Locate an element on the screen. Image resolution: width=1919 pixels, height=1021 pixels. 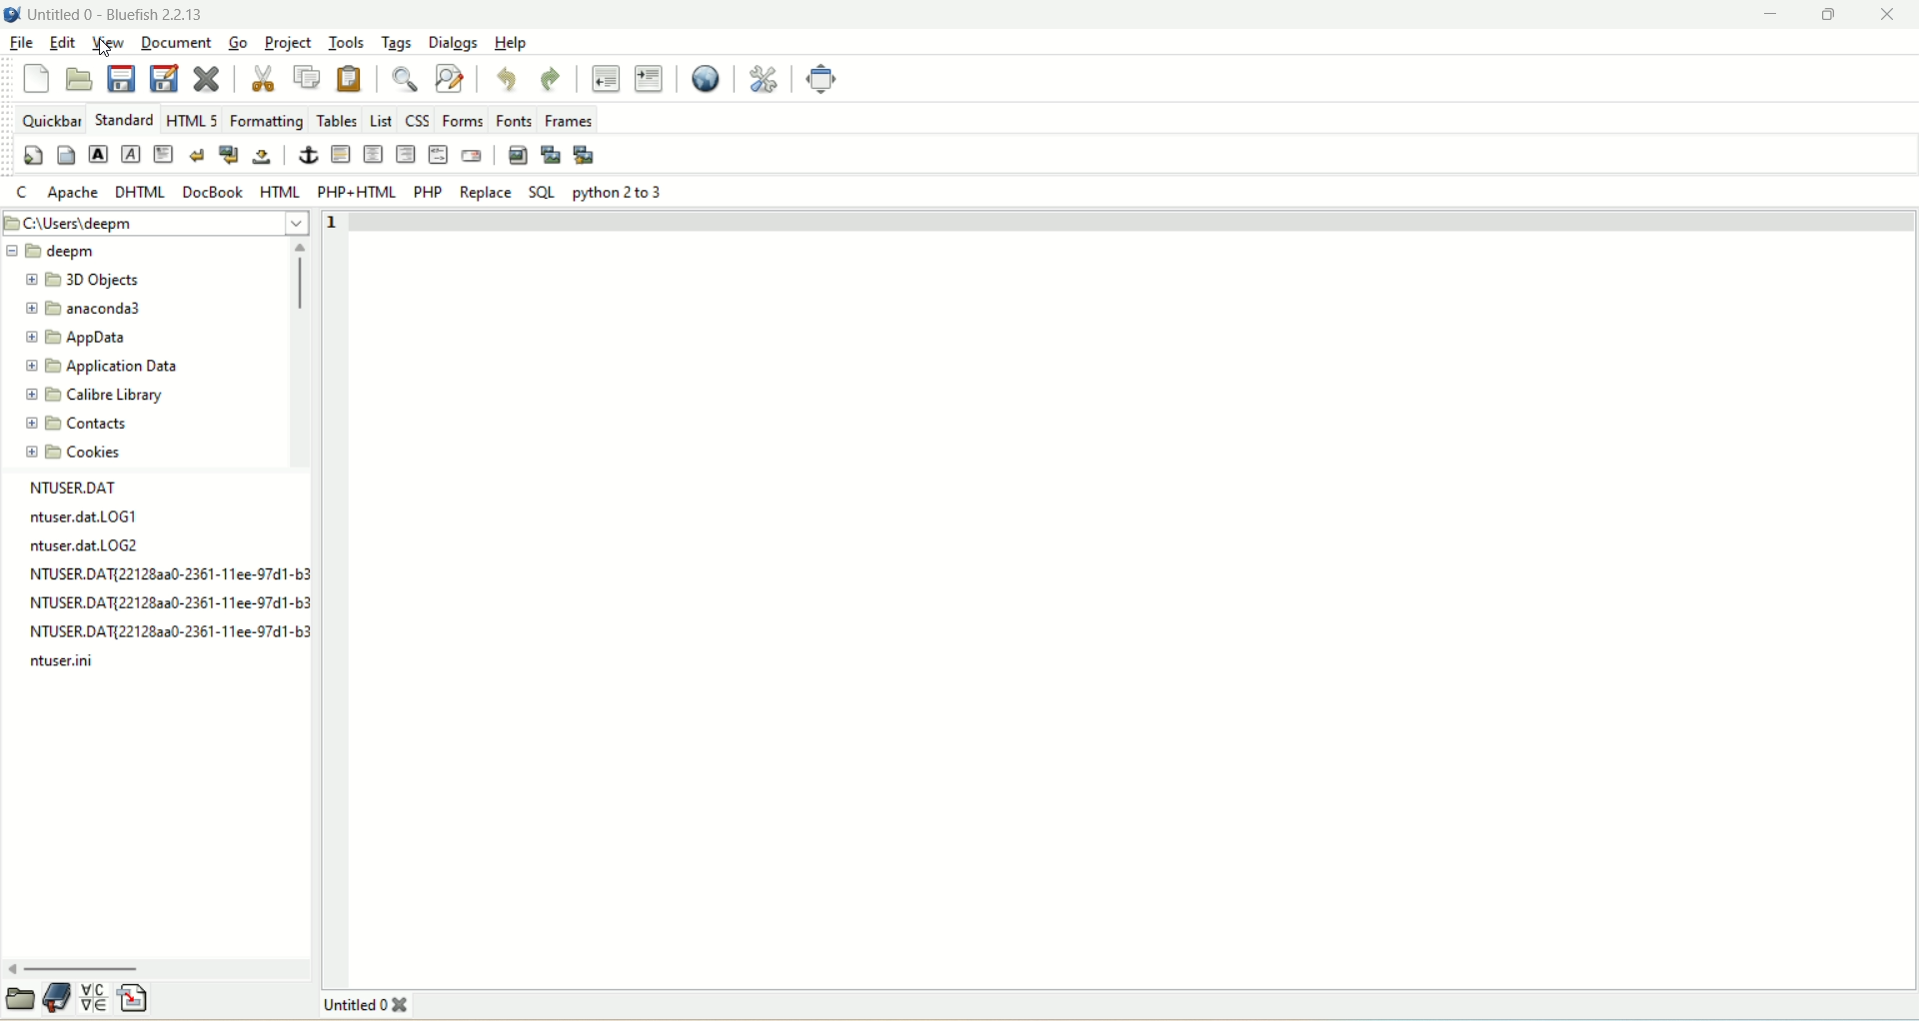
show find bar is located at coordinates (404, 81).